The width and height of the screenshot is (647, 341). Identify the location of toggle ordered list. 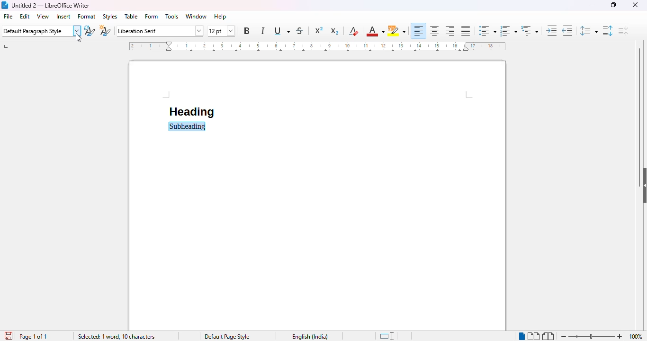
(509, 31).